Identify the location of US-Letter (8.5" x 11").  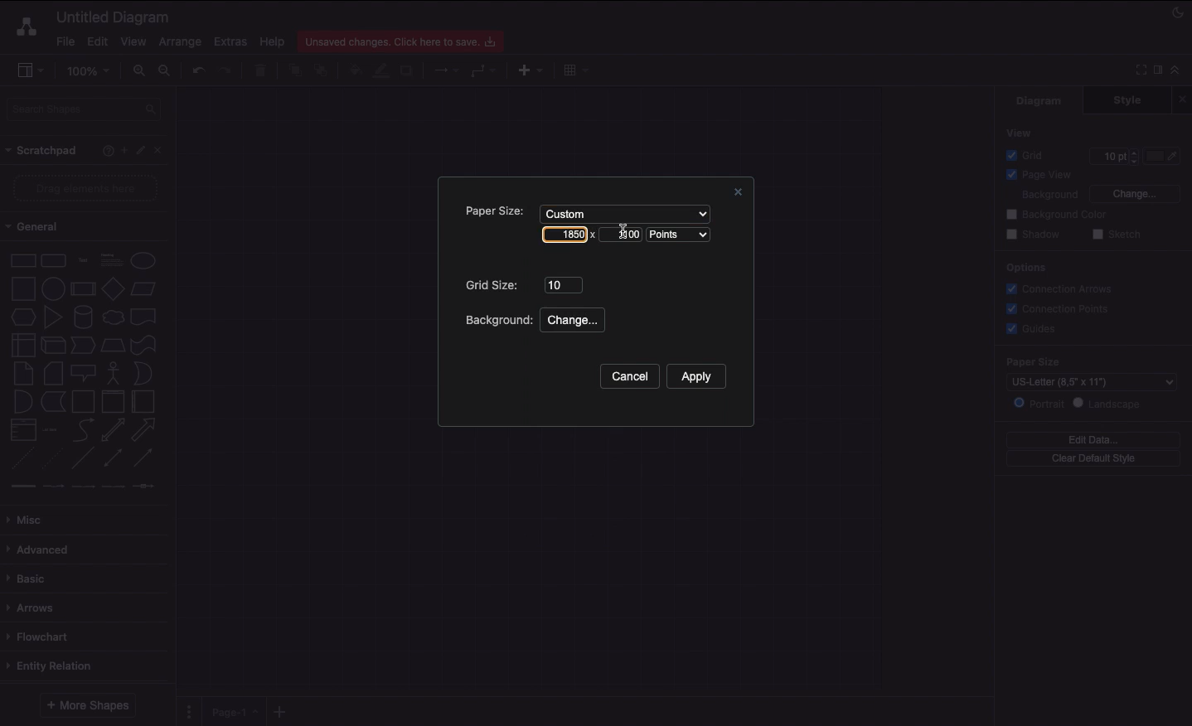
(1085, 384).